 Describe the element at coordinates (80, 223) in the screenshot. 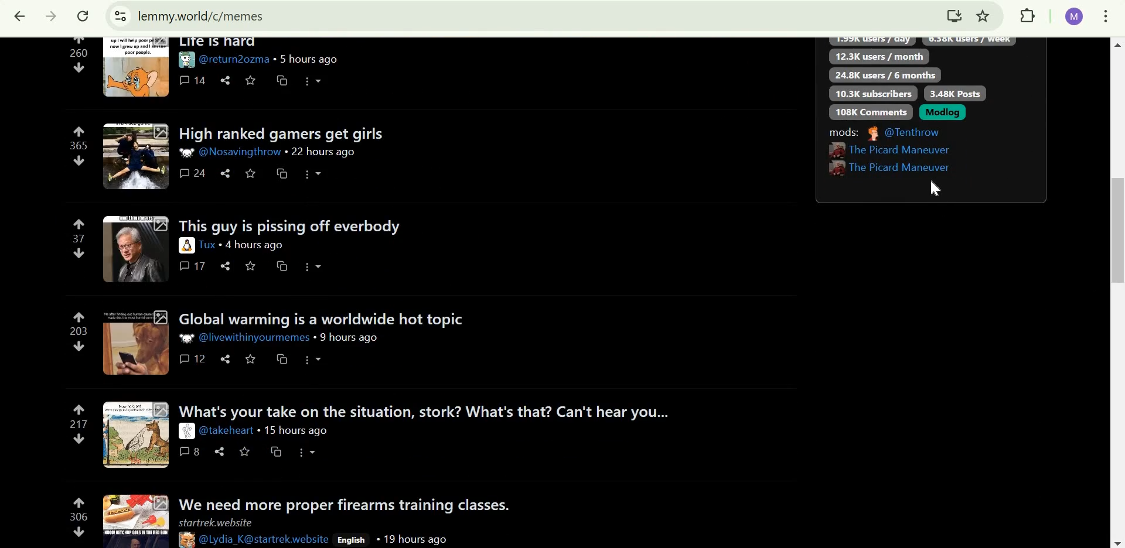

I see `upvote` at that location.